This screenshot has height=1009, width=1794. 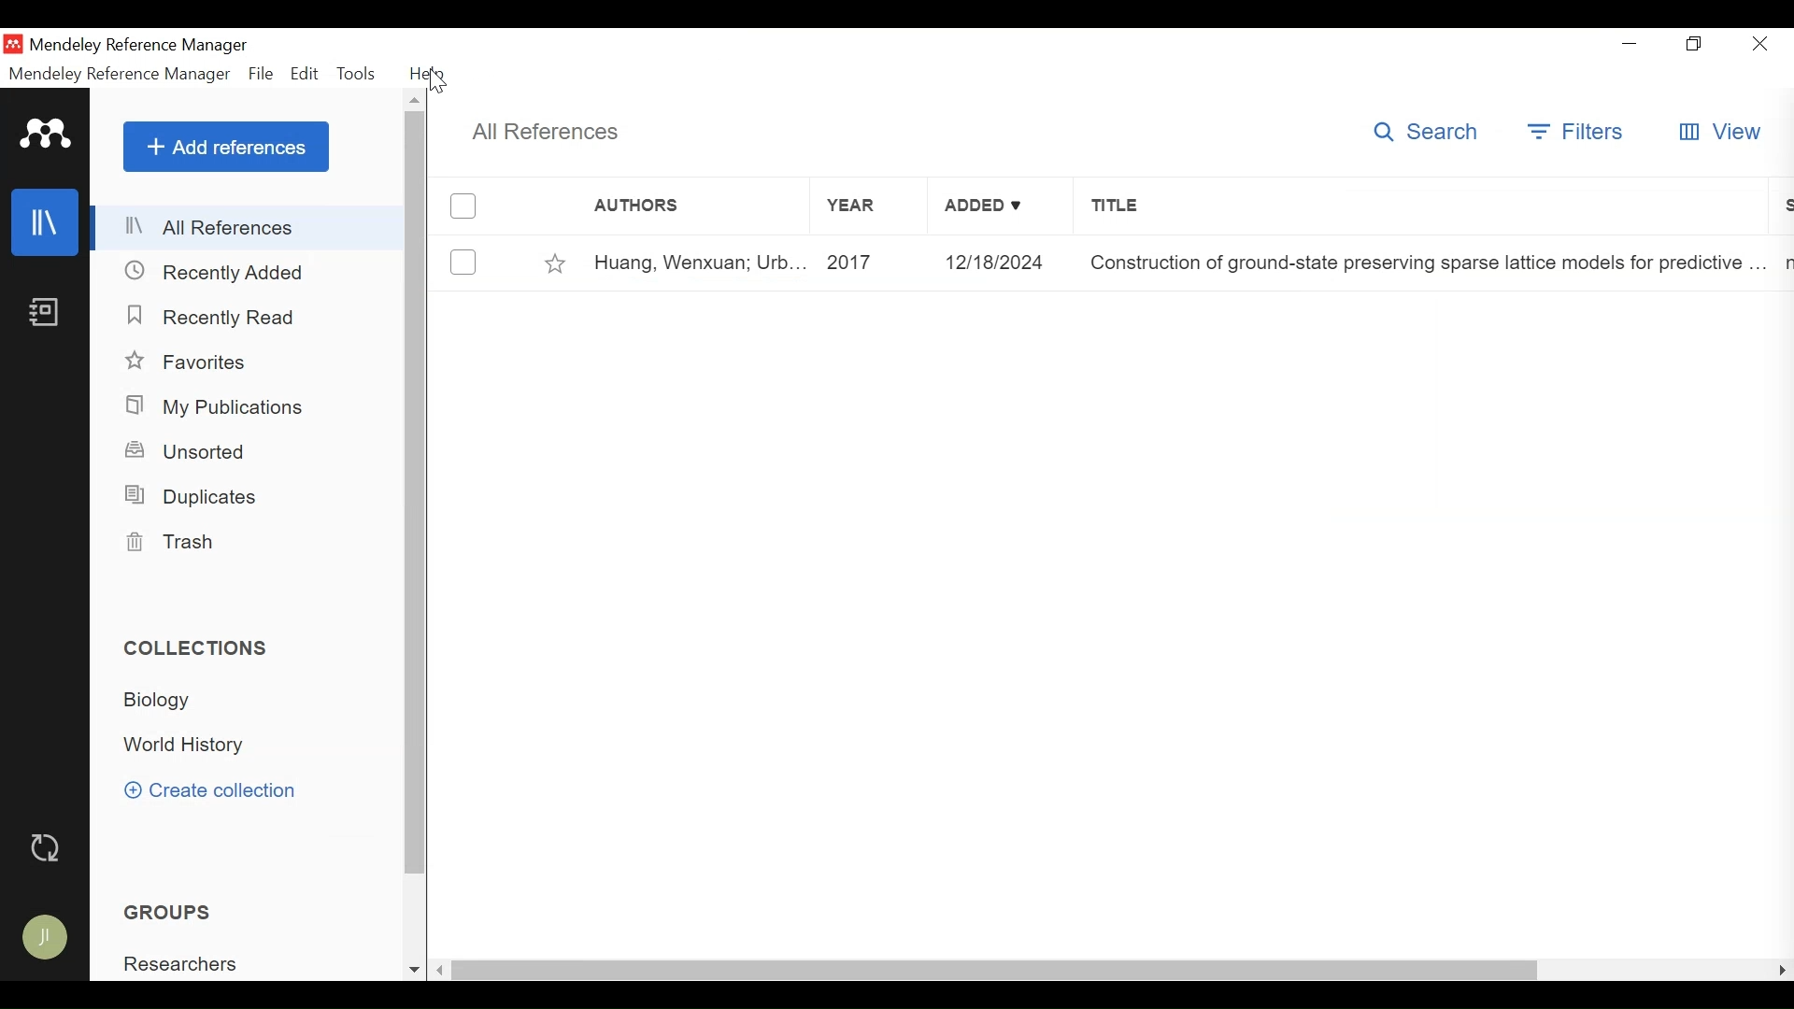 I want to click on Collections, so click(x=201, y=649).